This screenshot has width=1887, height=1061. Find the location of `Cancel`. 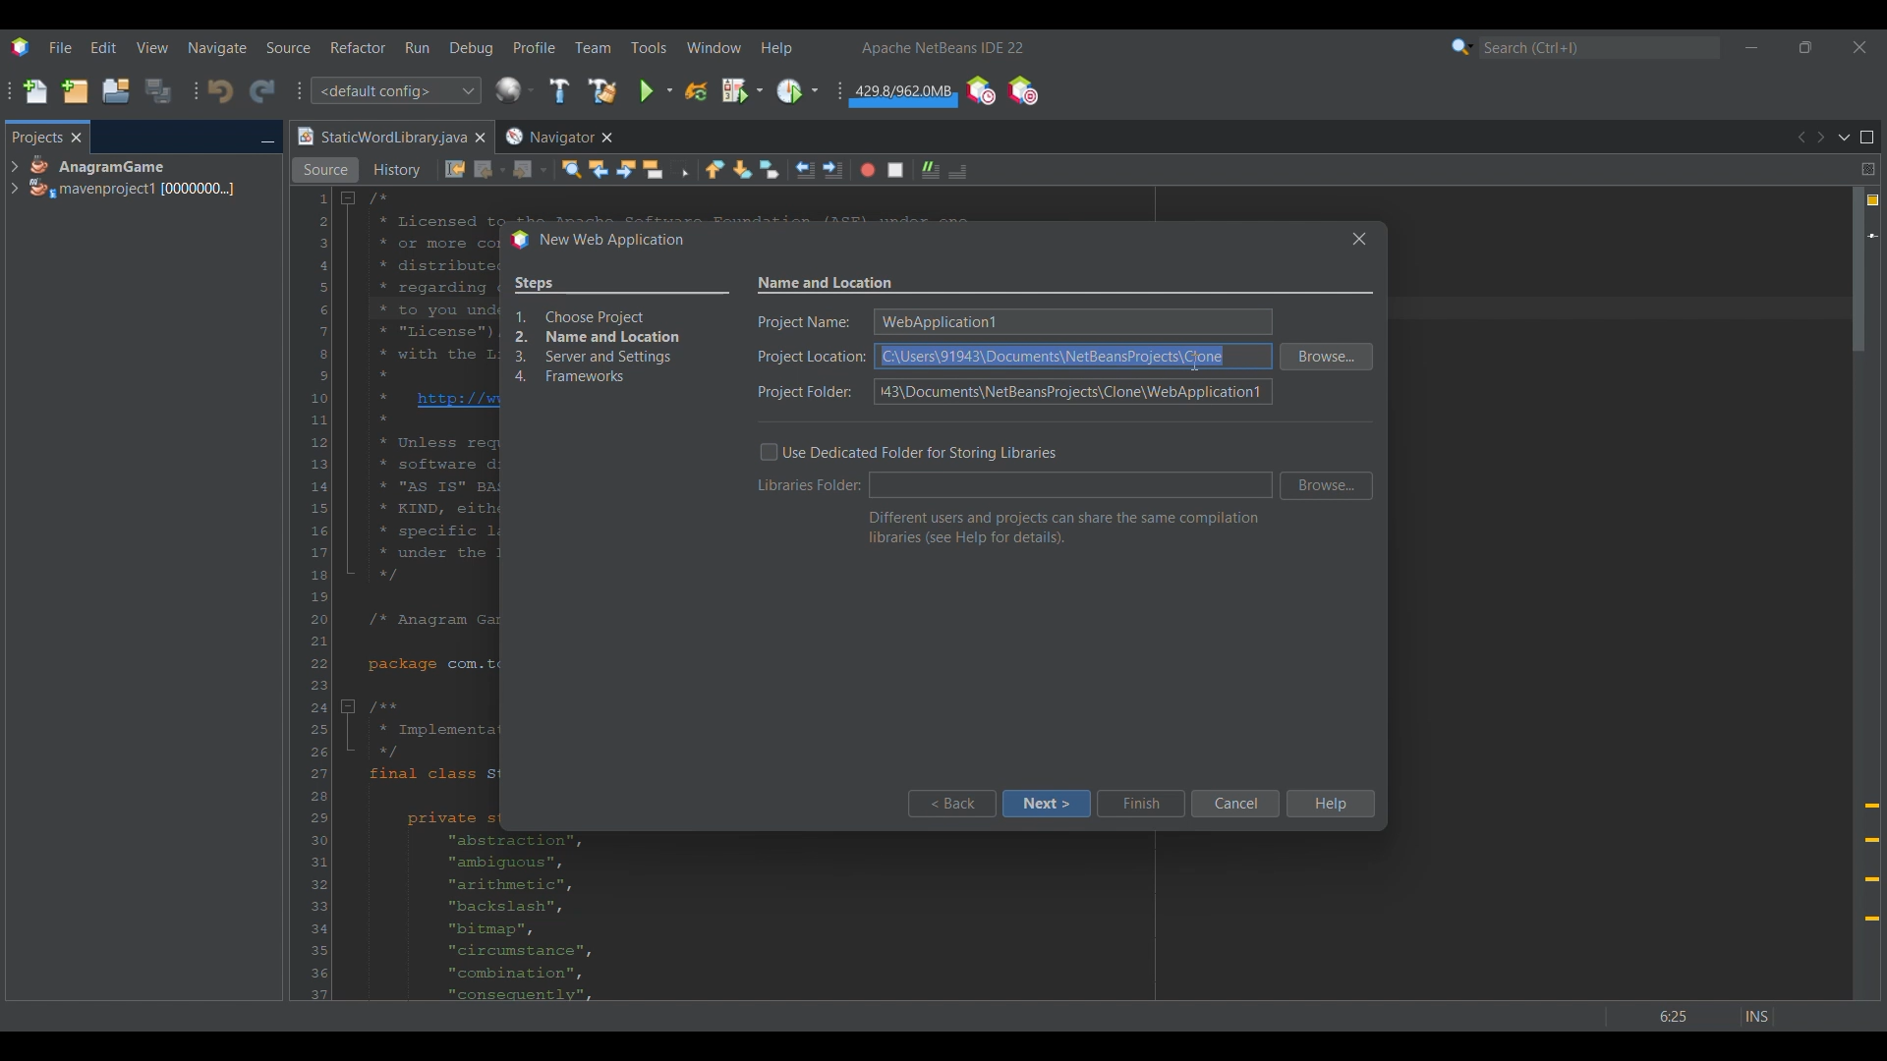

Cancel is located at coordinates (1234, 804).